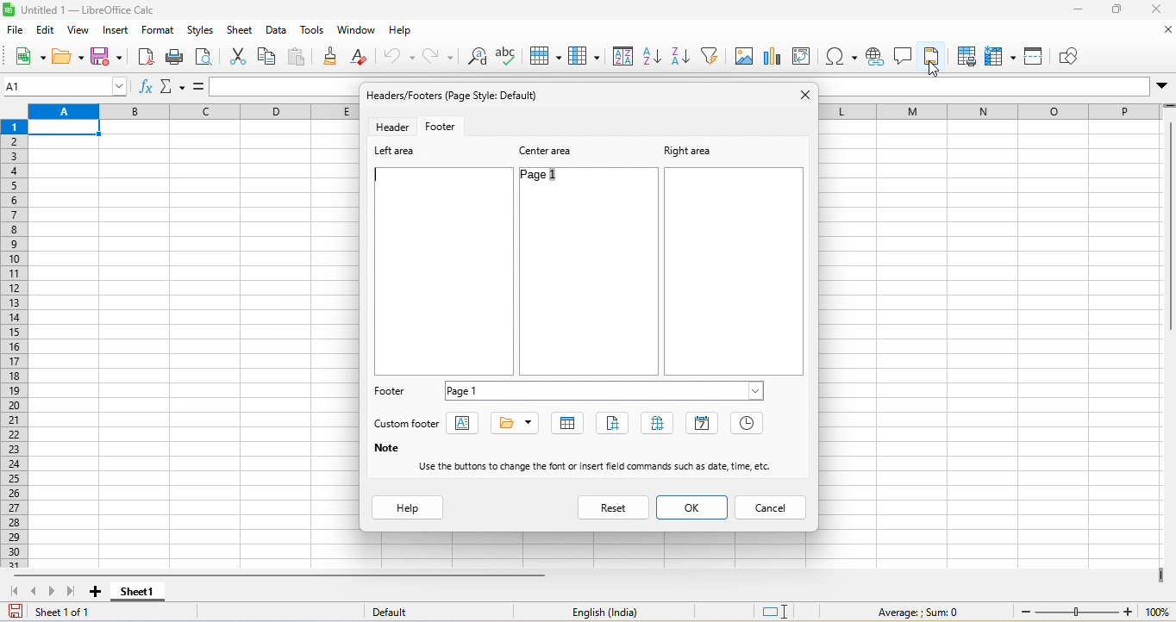 The image size is (1176, 622). Describe the element at coordinates (622, 55) in the screenshot. I see `sort` at that location.